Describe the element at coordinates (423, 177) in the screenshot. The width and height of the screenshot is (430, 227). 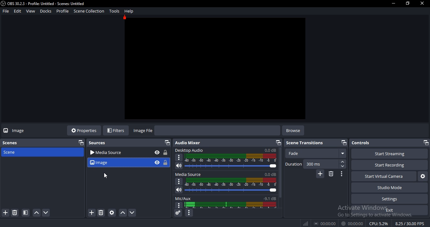
I see `virtual camera settings` at that location.